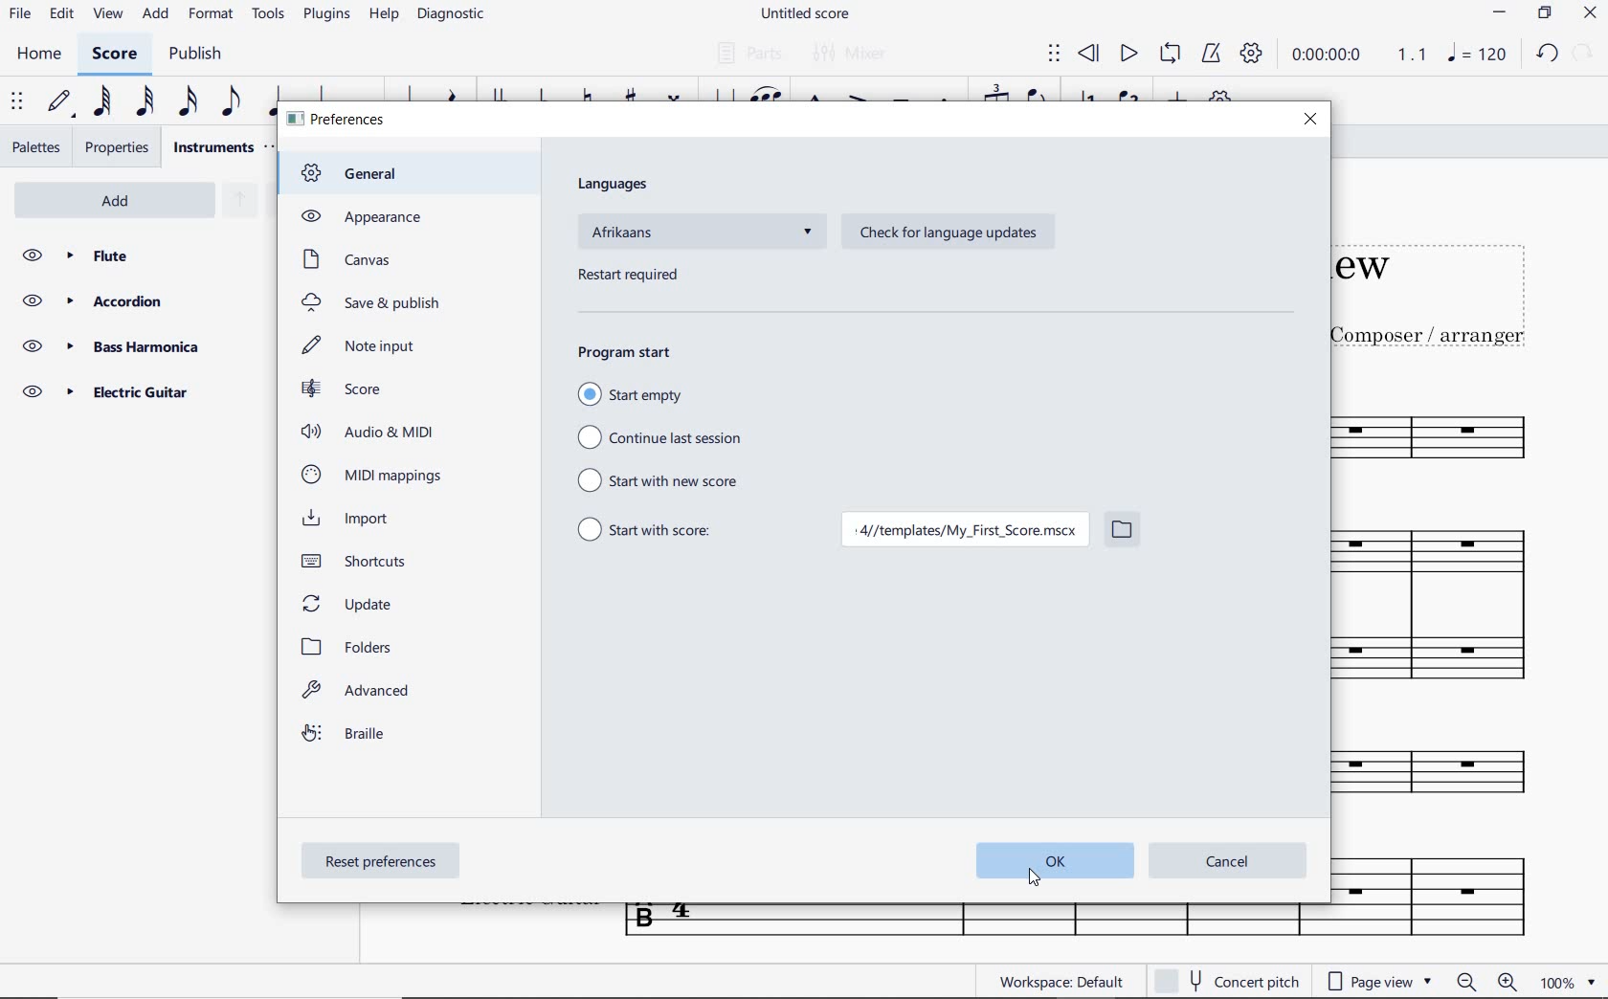 The width and height of the screenshot is (1608, 999). What do you see at coordinates (1583, 55) in the screenshot?
I see `REDO` at bounding box center [1583, 55].